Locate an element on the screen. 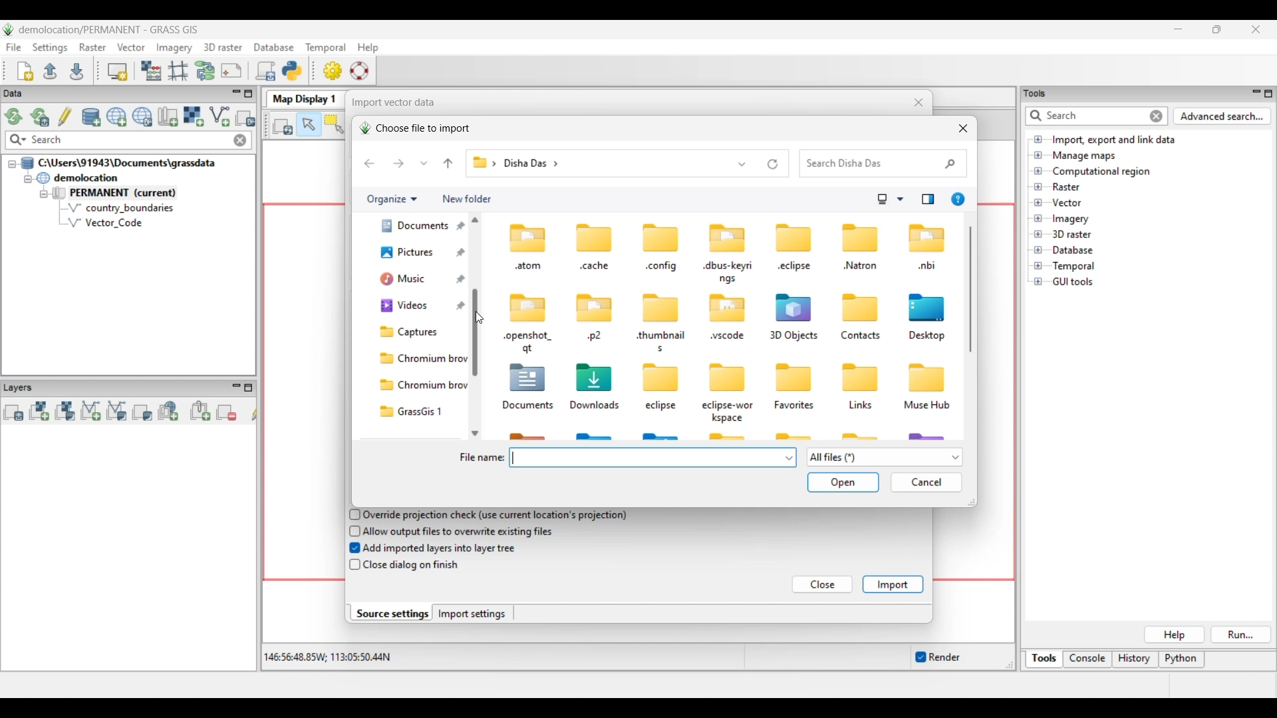  Tools, current selection is located at coordinates (1045, 659).